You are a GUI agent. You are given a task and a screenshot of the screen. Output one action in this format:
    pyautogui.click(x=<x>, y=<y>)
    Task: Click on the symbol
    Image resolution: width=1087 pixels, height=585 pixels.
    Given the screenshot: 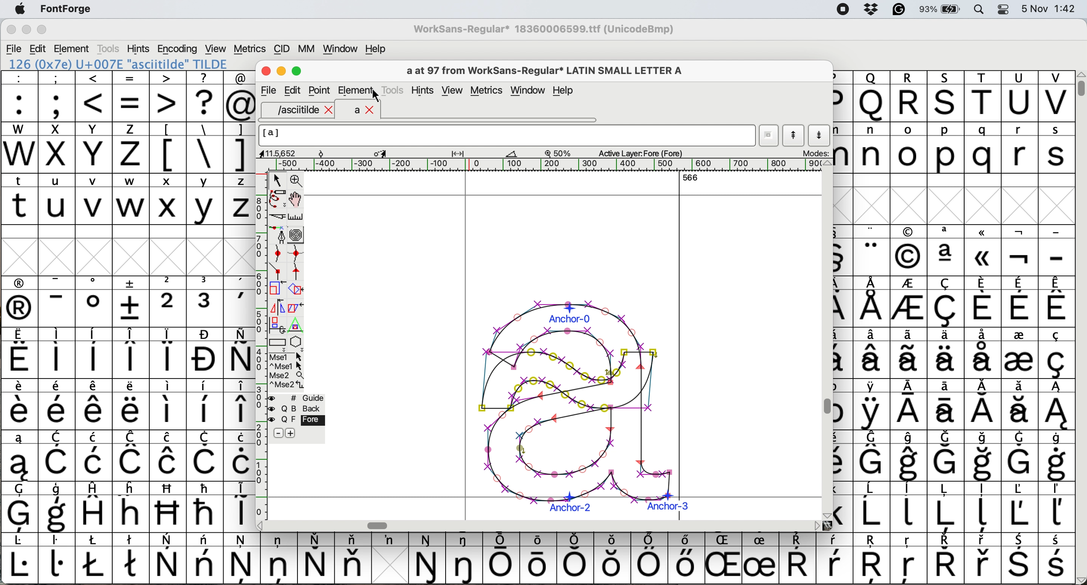 What is the action you would take?
    pyautogui.click(x=240, y=505)
    